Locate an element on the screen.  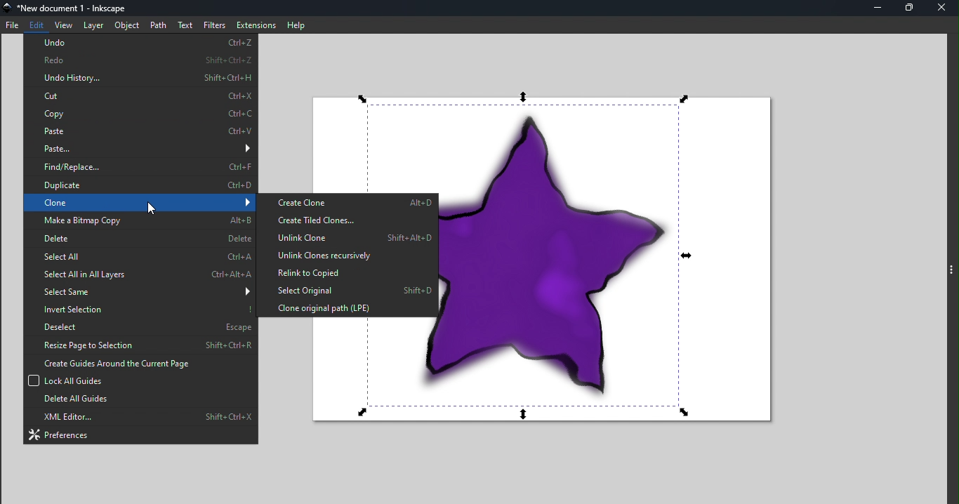
Resize page to selection is located at coordinates (140, 345).